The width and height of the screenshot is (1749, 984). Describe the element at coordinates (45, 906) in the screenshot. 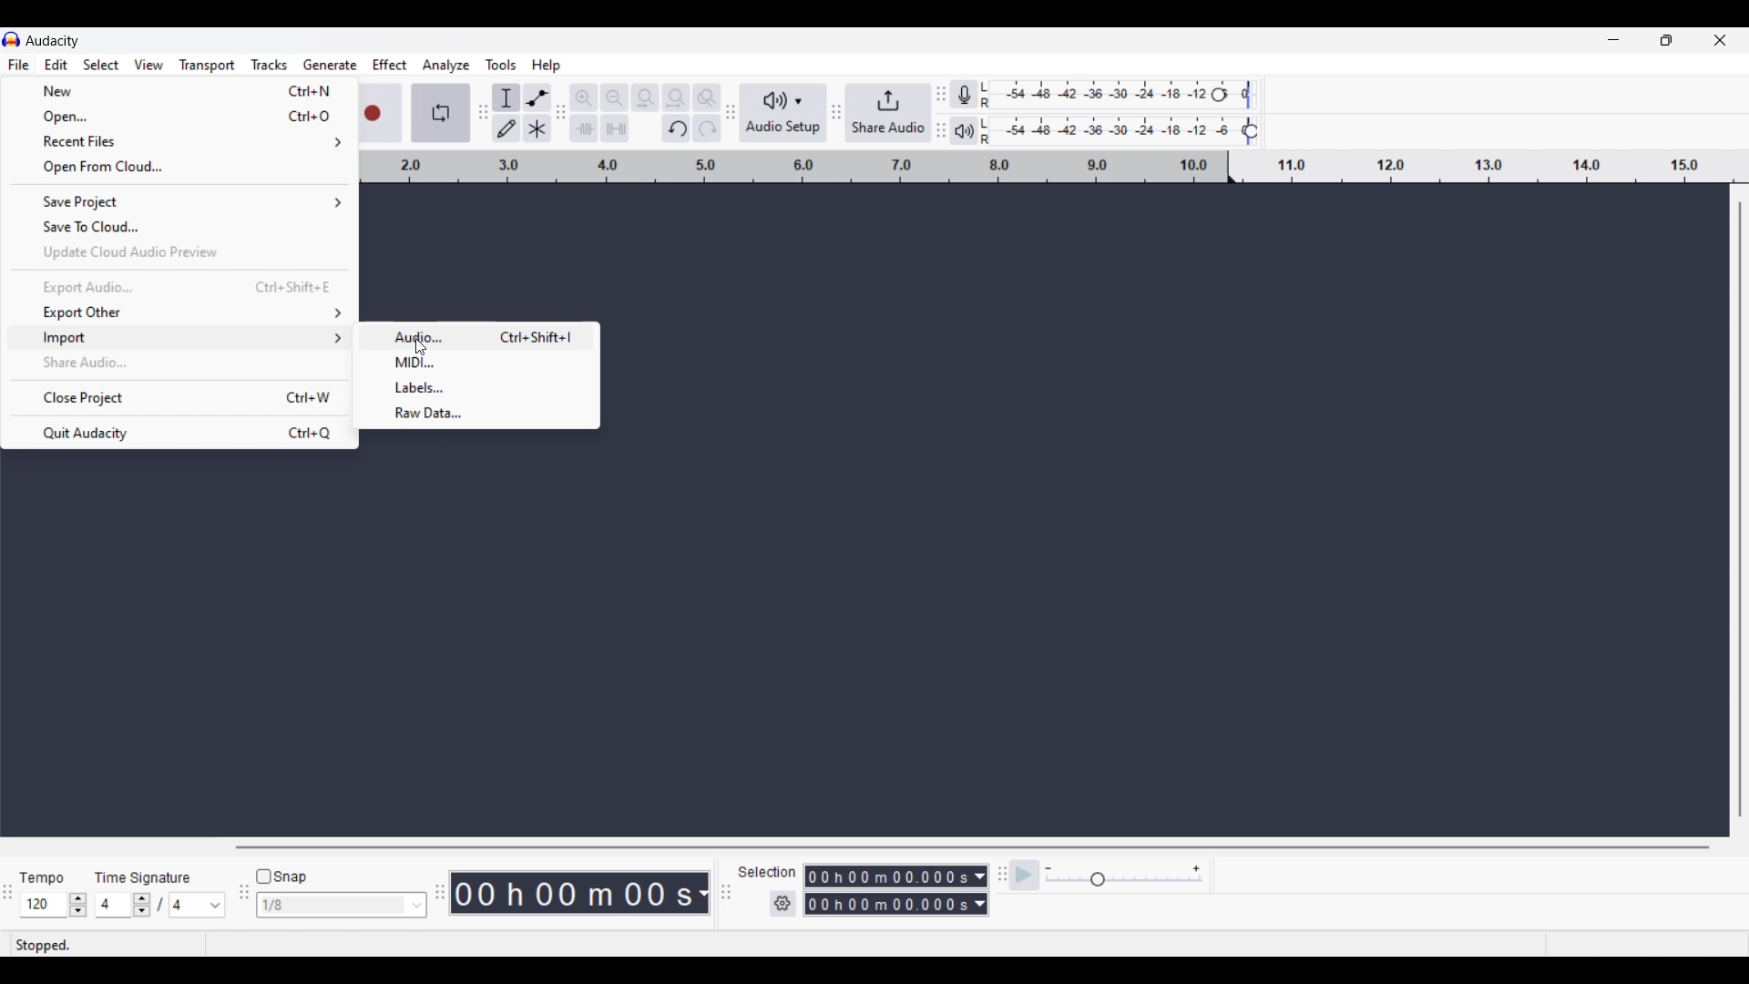

I see `Type in tempo` at that location.